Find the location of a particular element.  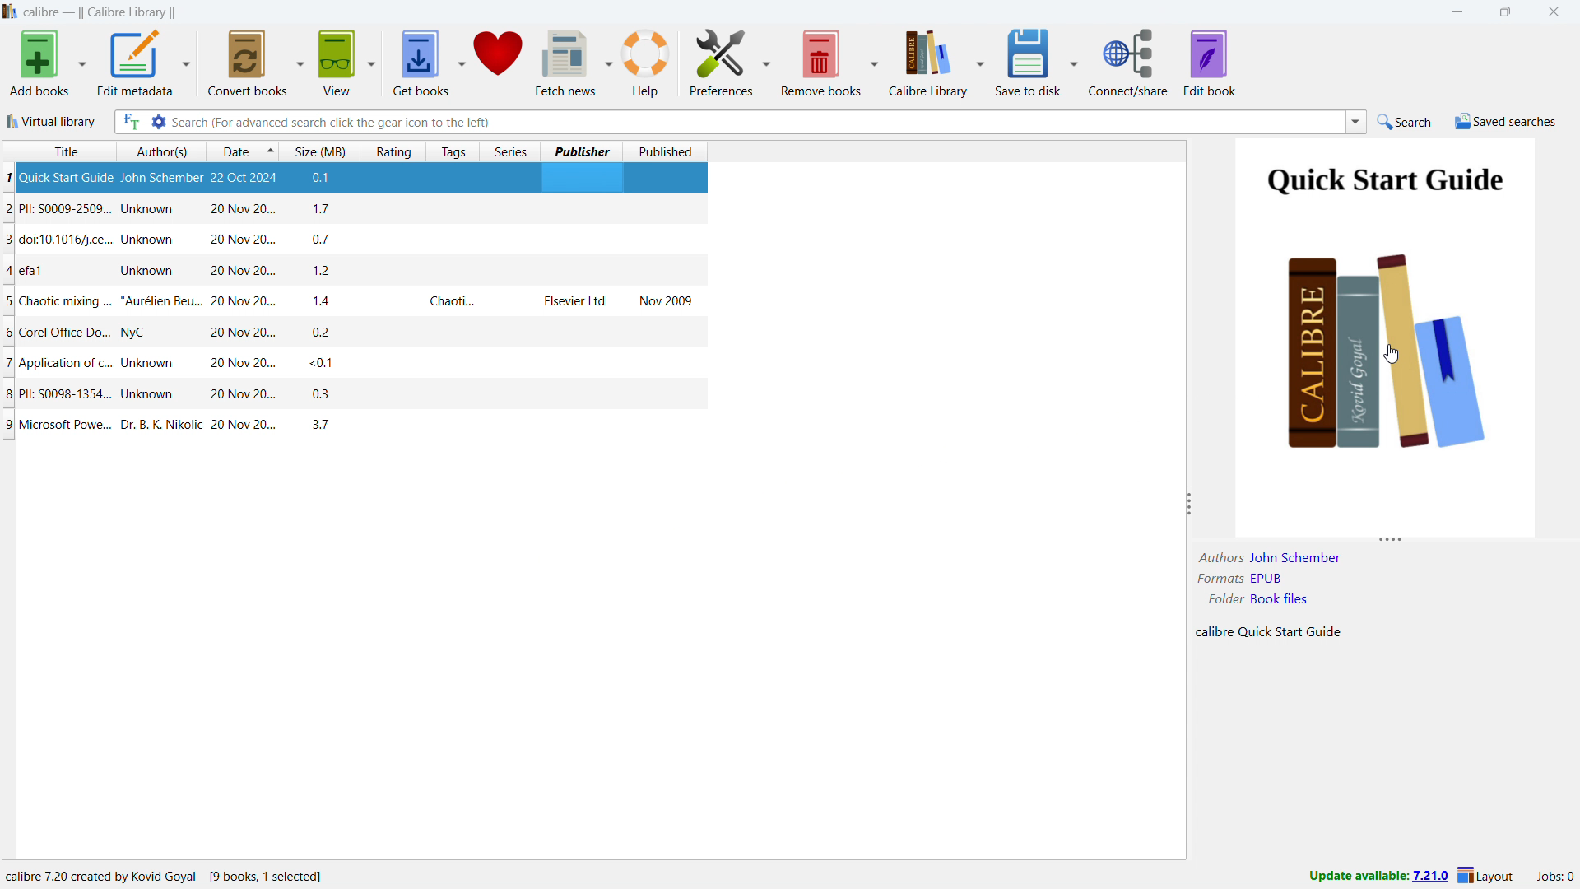

edit book is located at coordinates (1210, 63).